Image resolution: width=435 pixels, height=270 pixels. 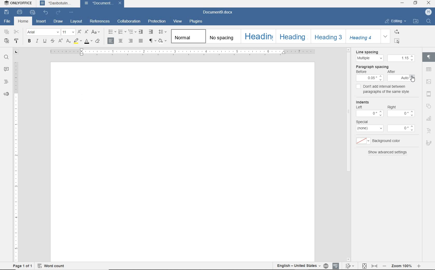 I want to click on signature, so click(x=429, y=144).